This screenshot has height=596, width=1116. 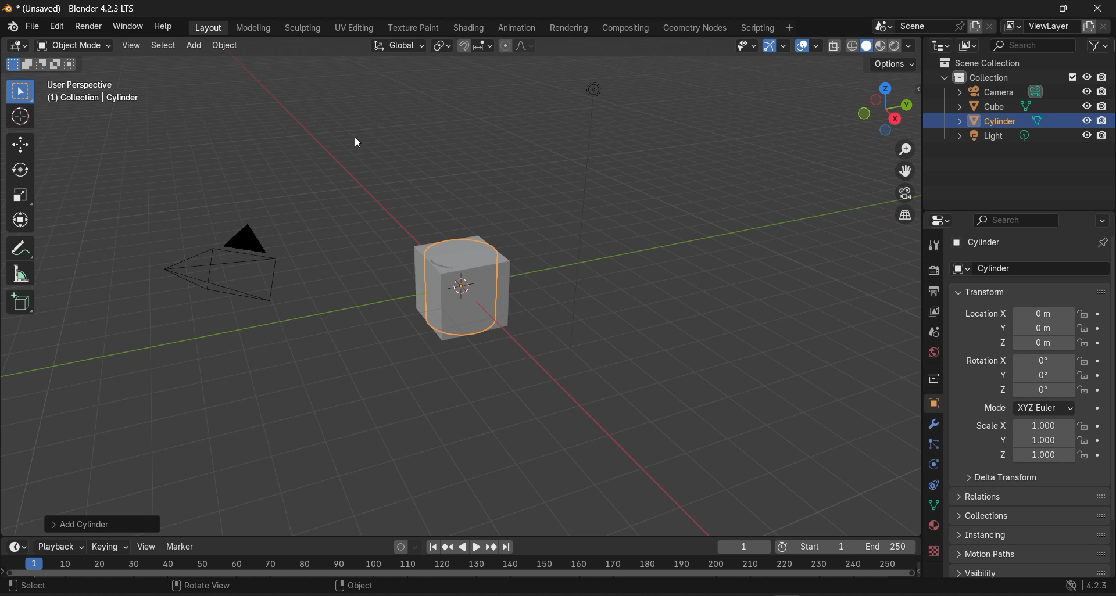 What do you see at coordinates (12, 64) in the screenshot?
I see `mode:set a new selection` at bounding box center [12, 64].